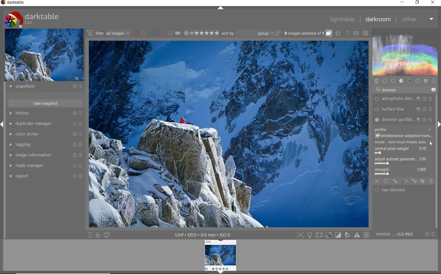 This screenshot has width=441, height=274. I want to click on strength, so click(402, 172).